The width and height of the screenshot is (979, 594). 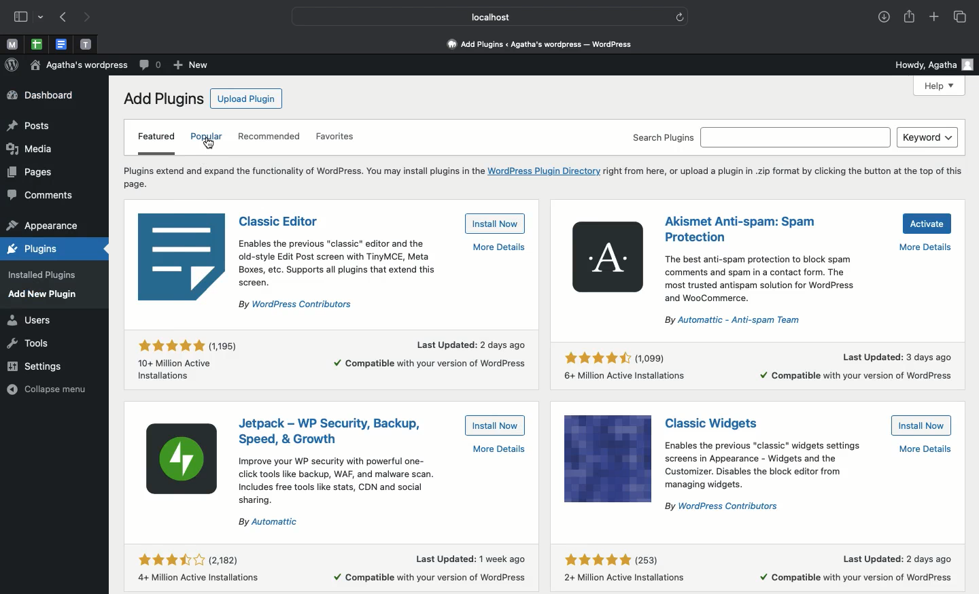 I want to click on Pinned tabs, so click(x=13, y=46).